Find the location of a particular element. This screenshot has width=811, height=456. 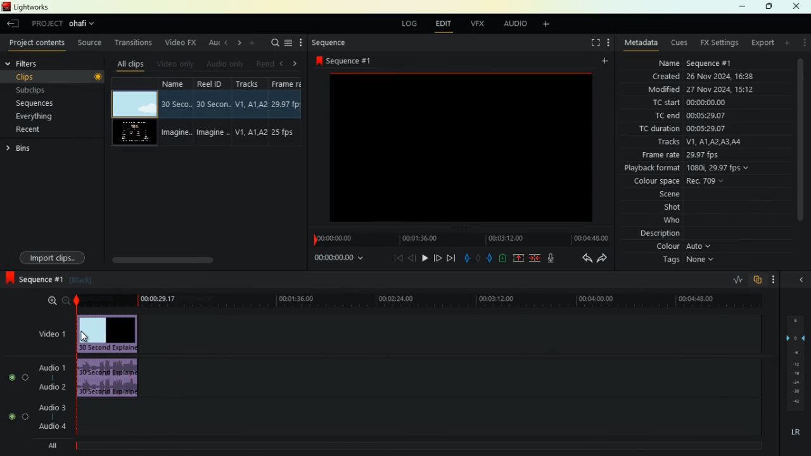

project contents is located at coordinates (37, 42).